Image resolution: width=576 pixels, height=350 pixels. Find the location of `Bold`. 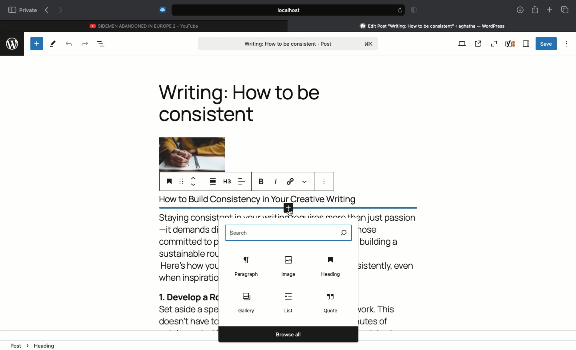

Bold is located at coordinates (262, 181).